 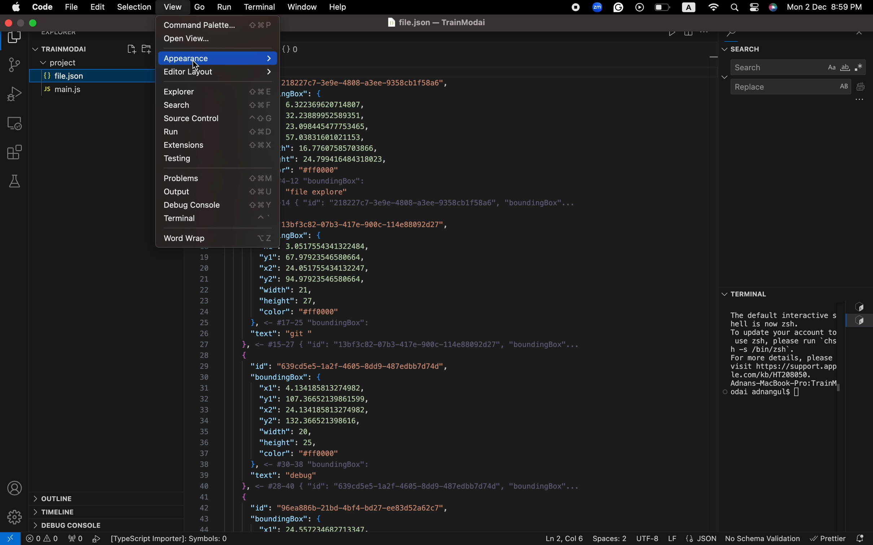 What do you see at coordinates (798, 44) in the screenshot?
I see `find and search` at bounding box center [798, 44].